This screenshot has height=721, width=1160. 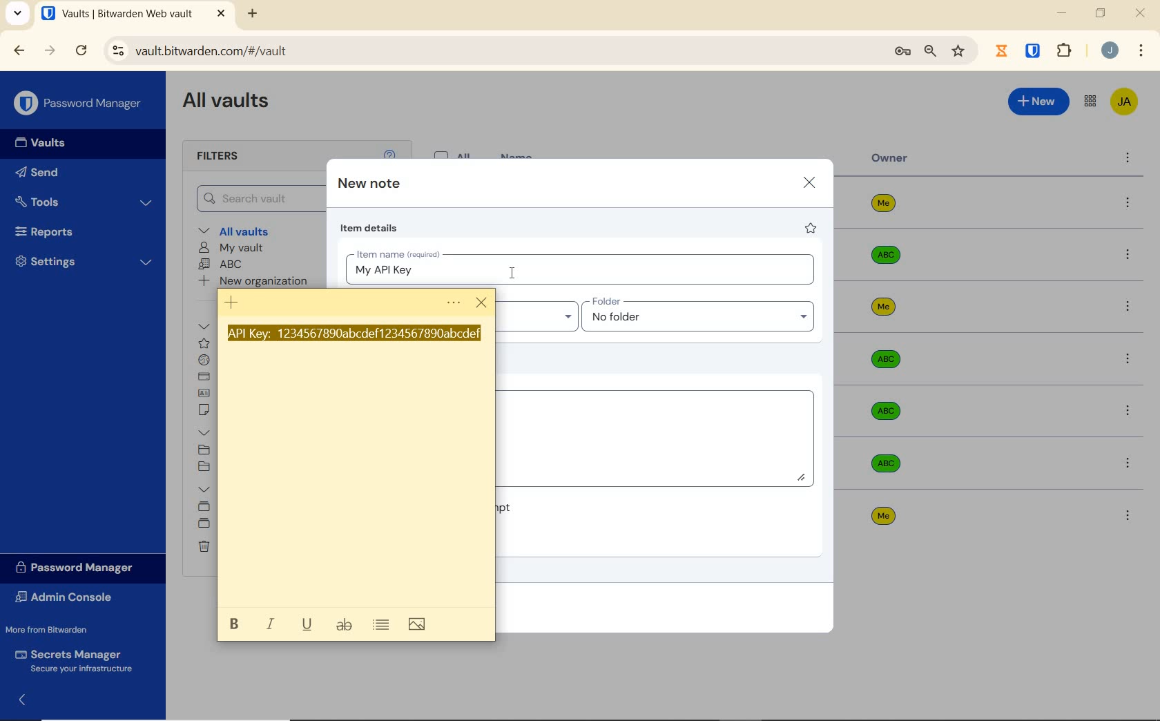 I want to click on SOCIAL MEDIA, so click(x=205, y=450).